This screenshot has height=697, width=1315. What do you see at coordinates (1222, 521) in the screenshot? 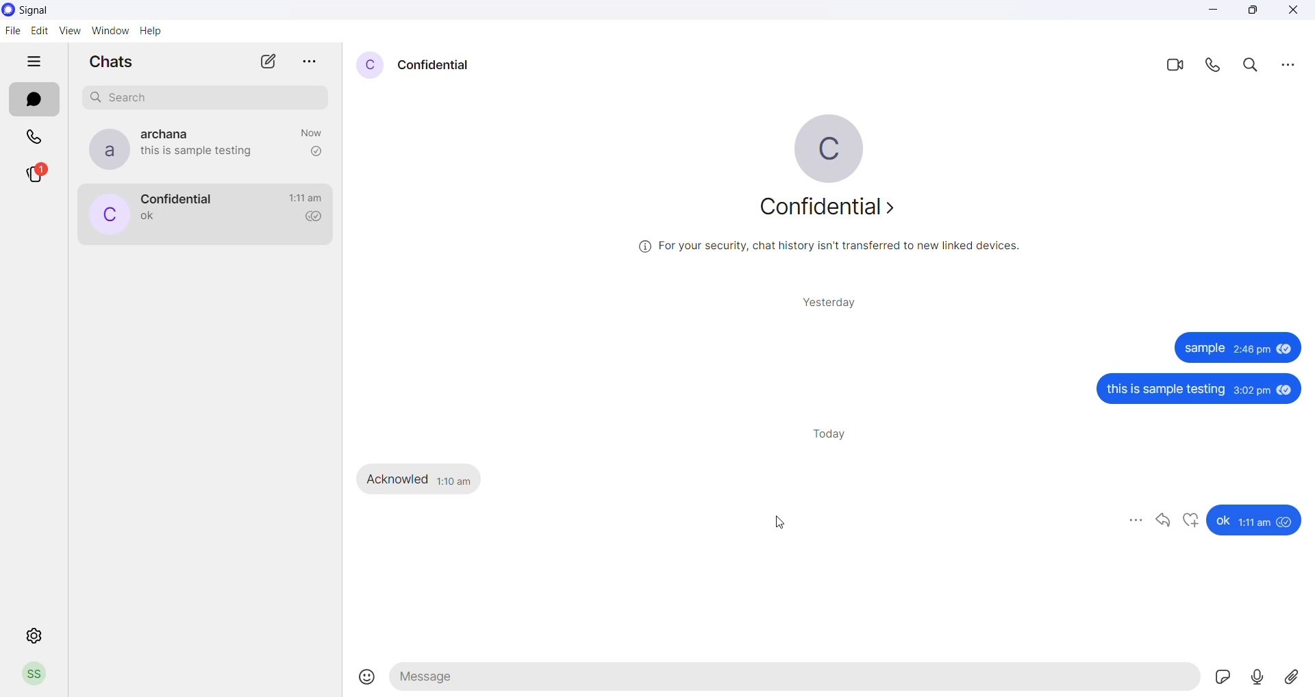
I see `ok` at bounding box center [1222, 521].